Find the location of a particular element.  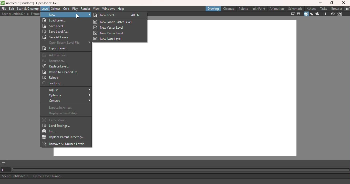

Preview is located at coordinates (332, 14).